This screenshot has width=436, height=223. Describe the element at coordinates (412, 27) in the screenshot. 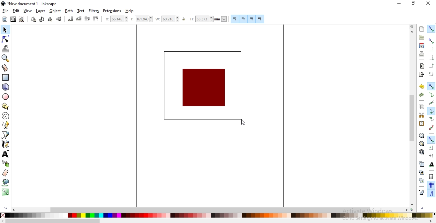

I see `zoom` at that location.